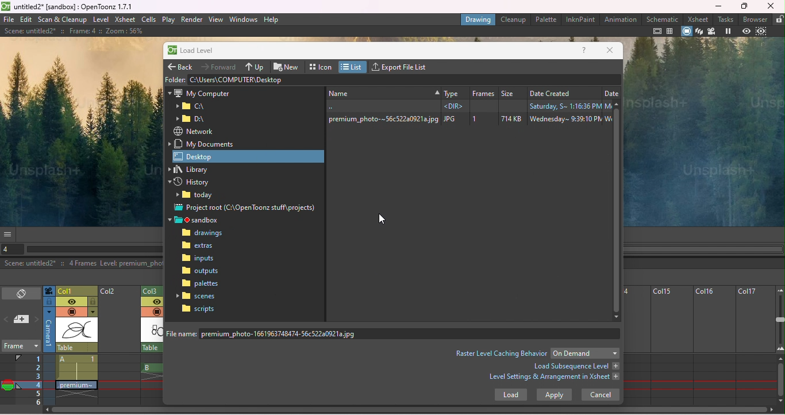 The image size is (785, 415). I want to click on New memo, so click(22, 320).